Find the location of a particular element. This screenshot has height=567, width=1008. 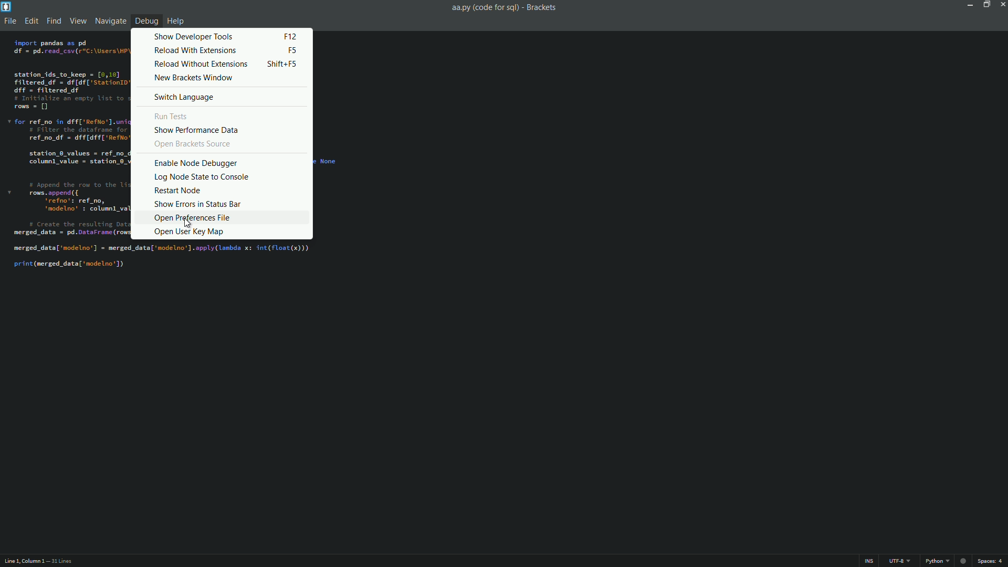

UTF - 8 is located at coordinates (900, 560).